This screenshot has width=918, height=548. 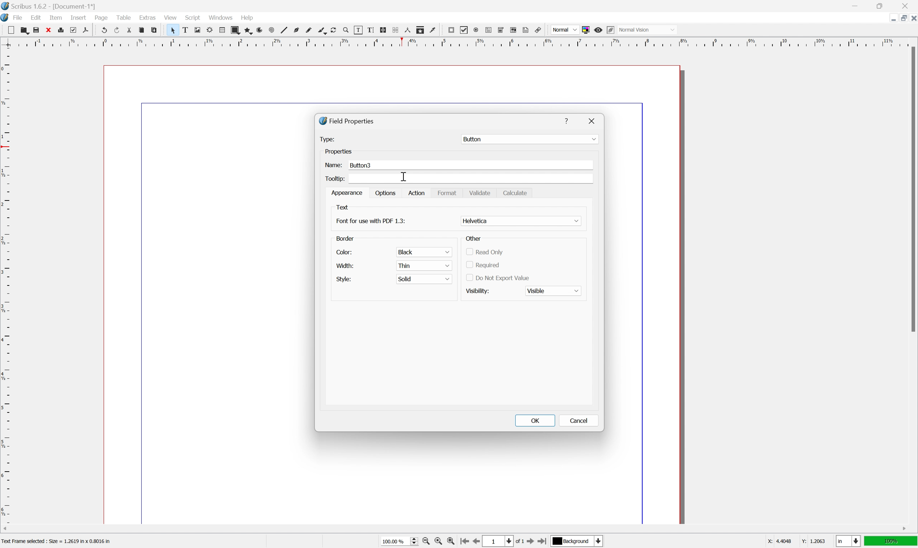 What do you see at coordinates (385, 193) in the screenshot?
I see `options` at bounding box center [385, 193].